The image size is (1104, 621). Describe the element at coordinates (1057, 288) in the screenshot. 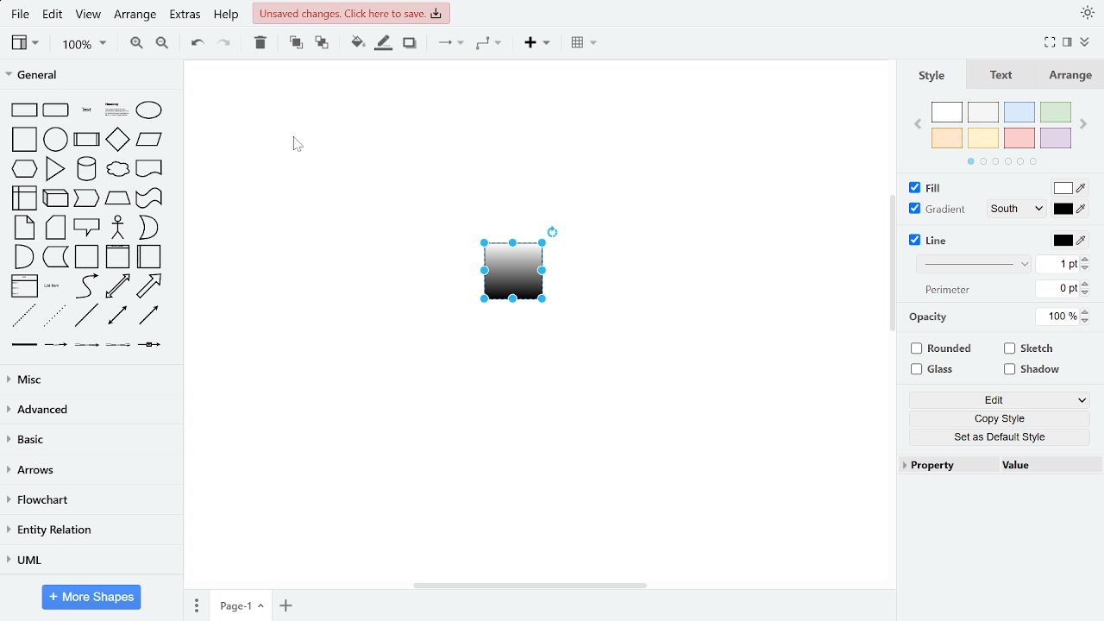

I see `current perimeter` at that location.